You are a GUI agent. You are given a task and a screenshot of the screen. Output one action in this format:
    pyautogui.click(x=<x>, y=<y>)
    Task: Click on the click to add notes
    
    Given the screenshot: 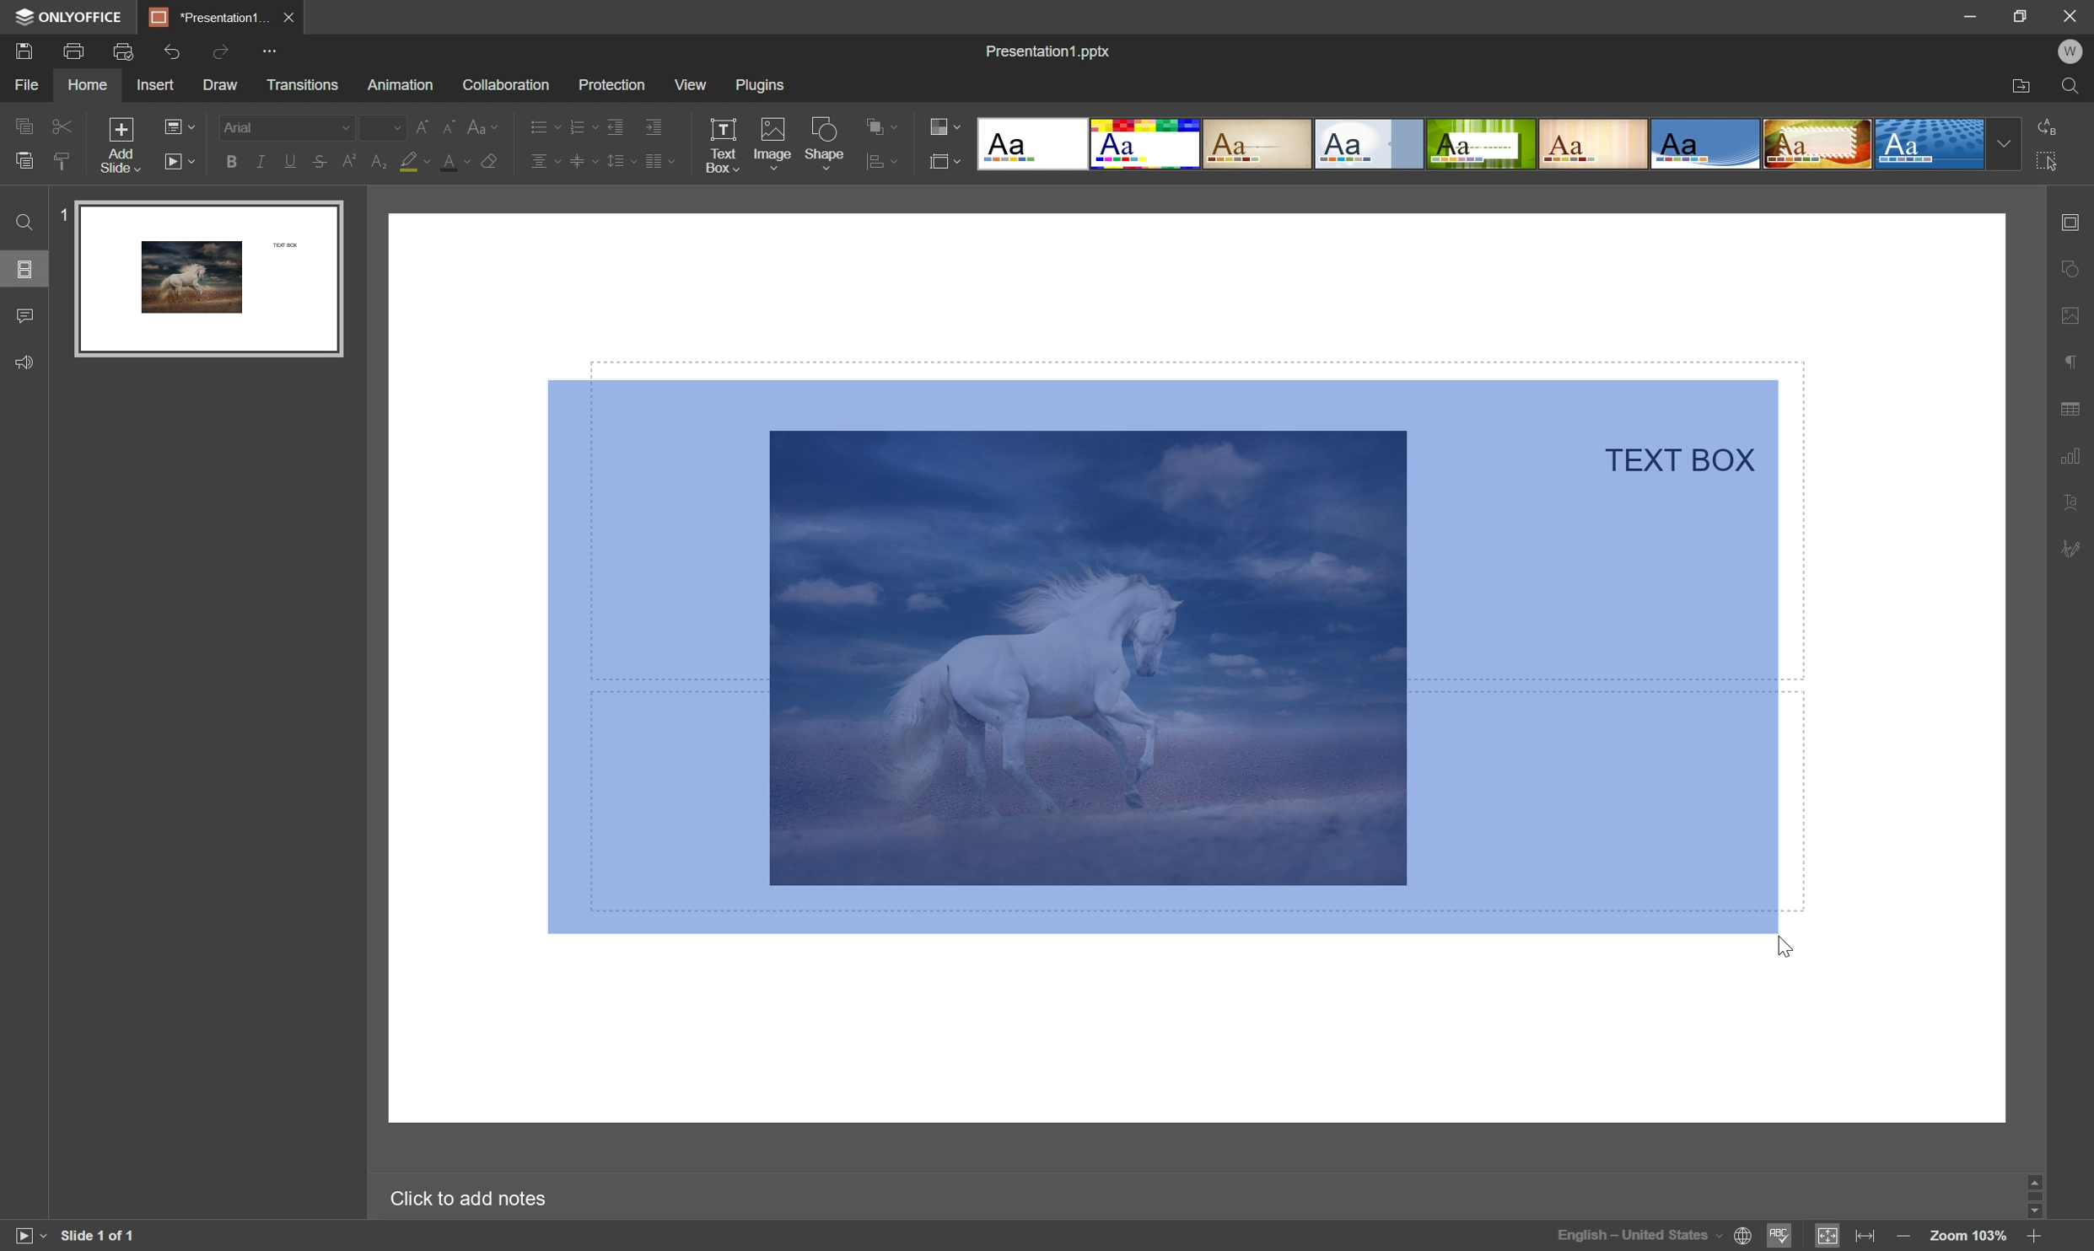 What is the action you would take?
    pyautogui.click(x=467, y=1200)
    